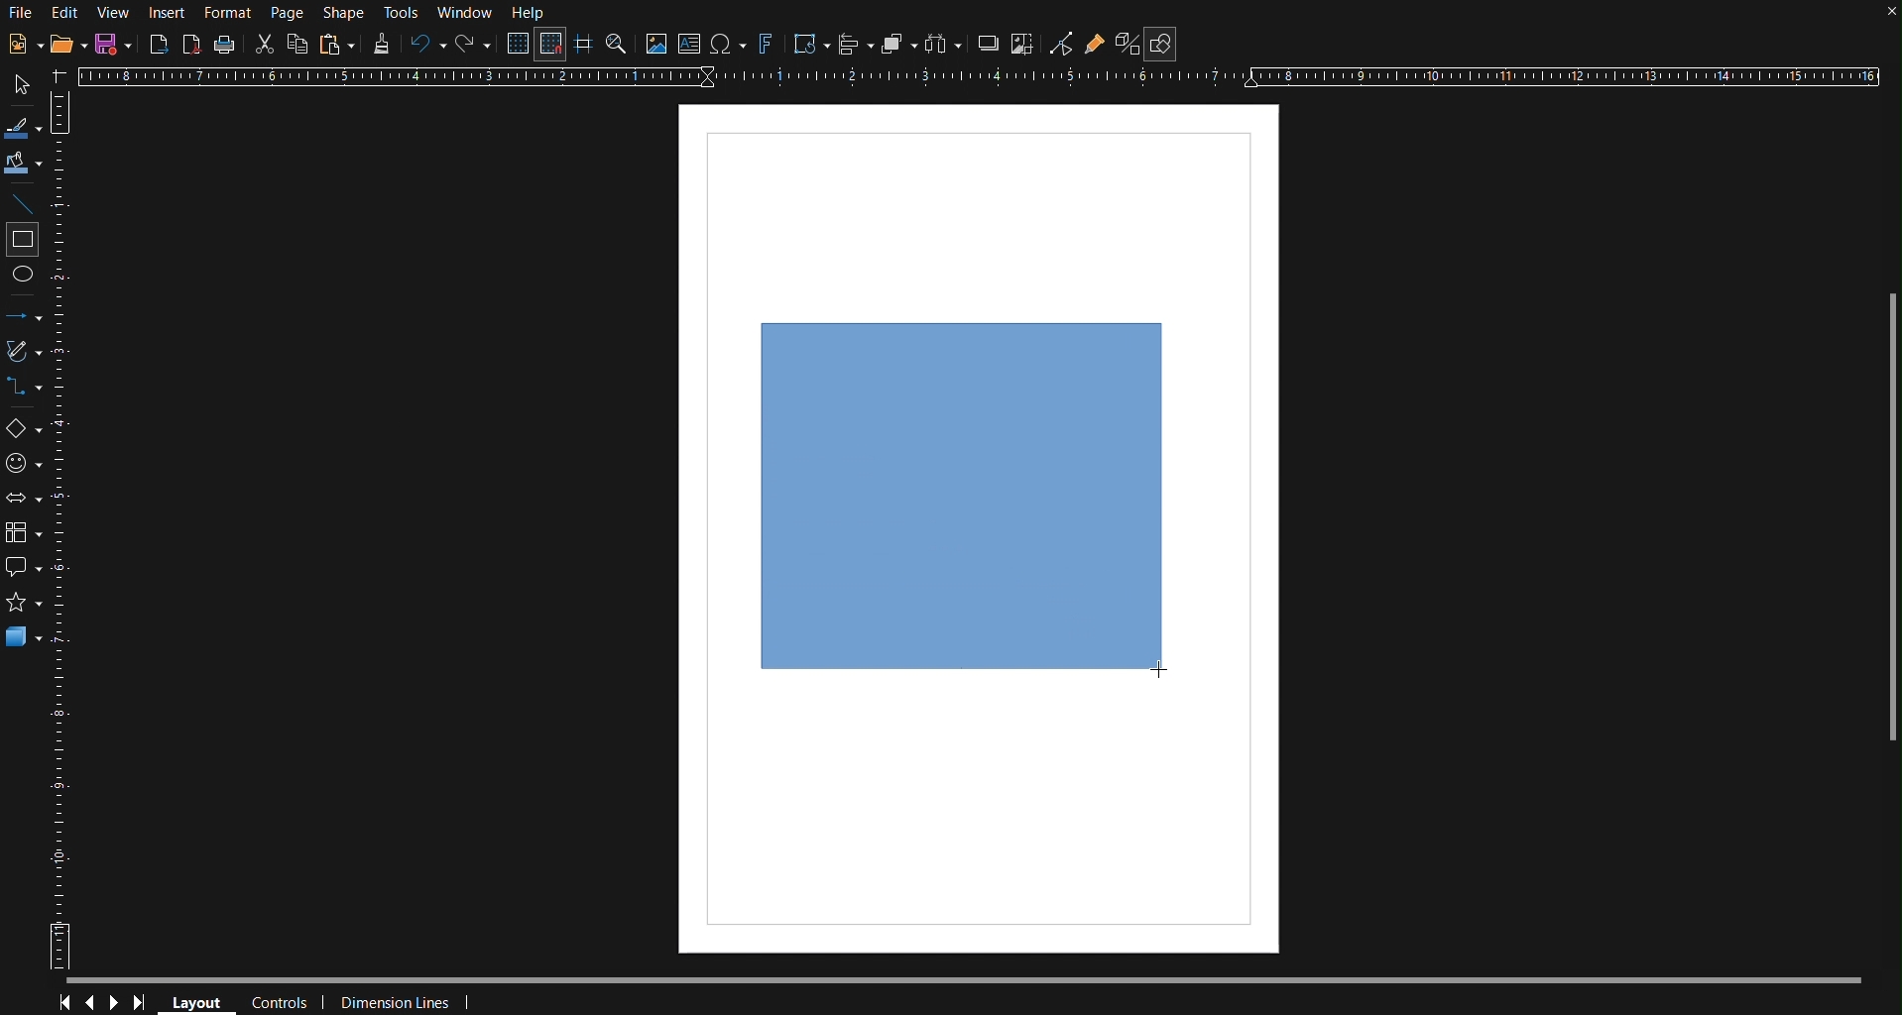 The height and width of the screenshot is (1015, 1902). Describe the element at coordinates (20, 15) in the screenshot. I see `File` at that location.